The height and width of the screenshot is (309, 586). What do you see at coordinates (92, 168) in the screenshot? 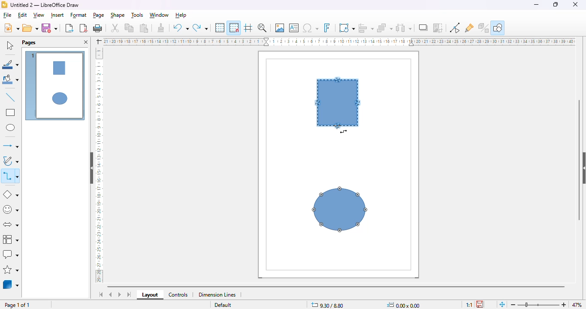
I see `hide` at bounding box center [92, 168].